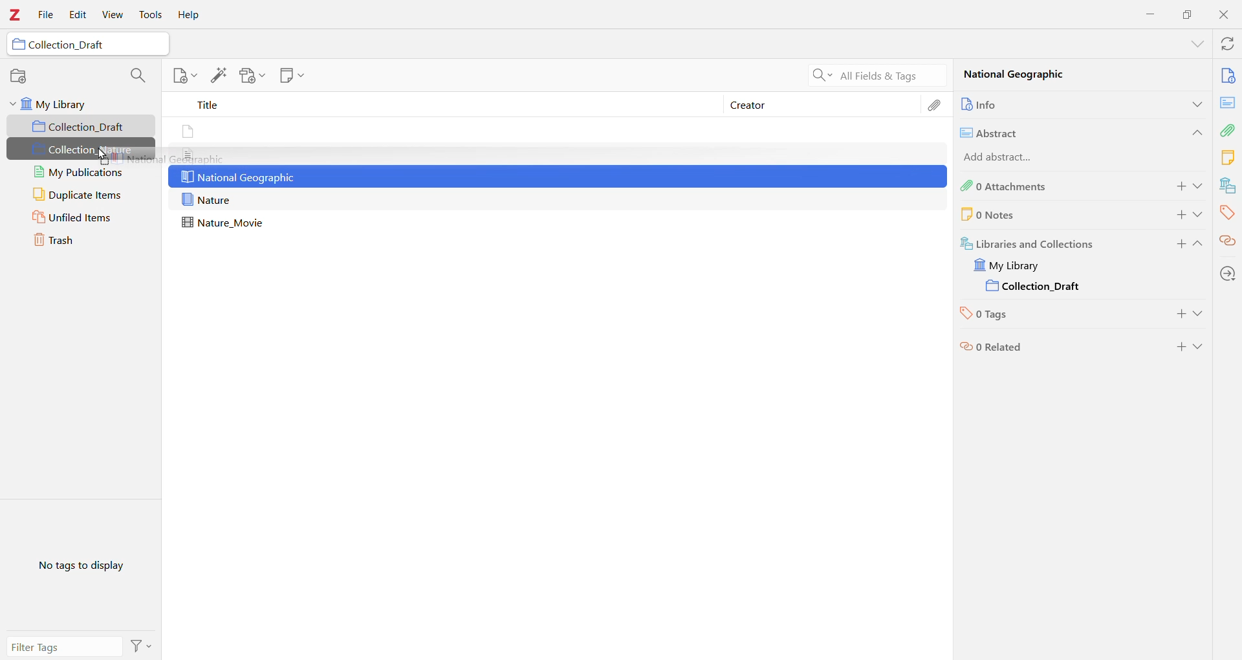 This screenshot has height=660, width=1242. Describe the element at coordinates (1054, 242) in the screenshot. I see `Libraries and Collections` at that location.